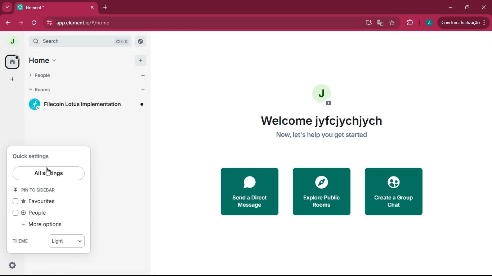  What do you see at coordinates (323, 95) in the screenshot?
I see `profile picture` at bounding box center [323, 95].